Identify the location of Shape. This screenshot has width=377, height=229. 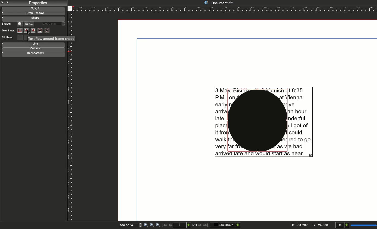
(20, 24).